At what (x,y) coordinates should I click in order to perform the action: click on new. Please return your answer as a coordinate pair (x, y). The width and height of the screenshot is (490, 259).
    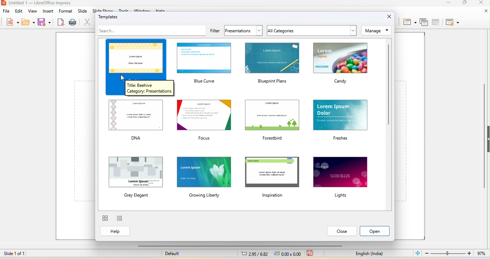
    Looking at the image, I should click on (13, 21).